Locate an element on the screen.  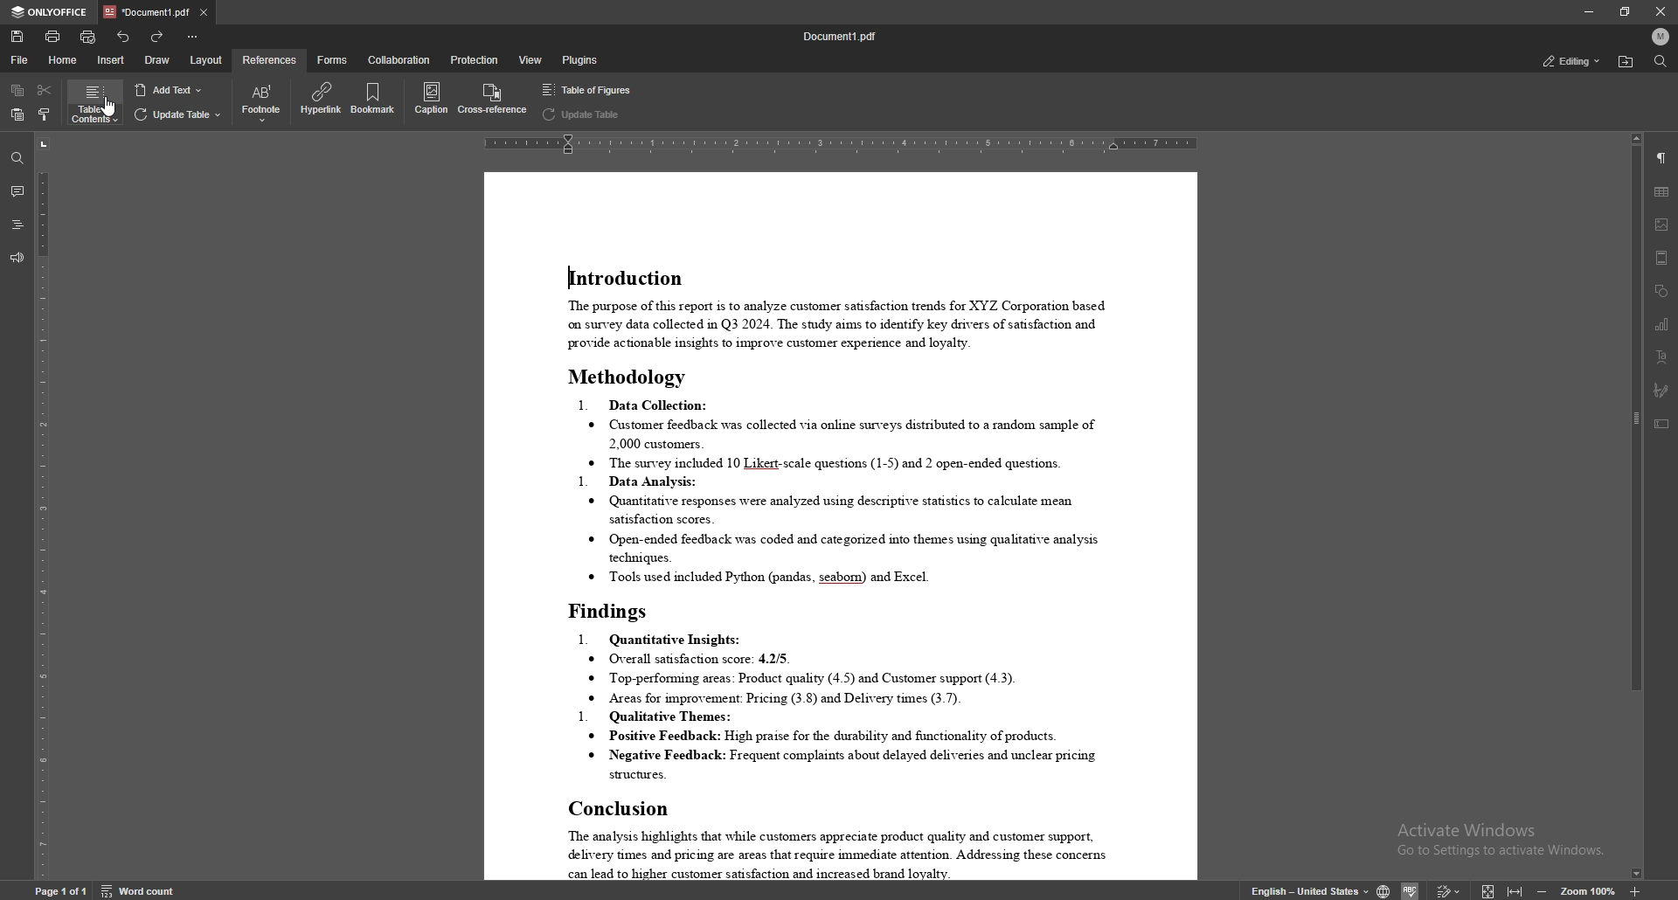
scroll bar is located at coordinates (1633, 509).